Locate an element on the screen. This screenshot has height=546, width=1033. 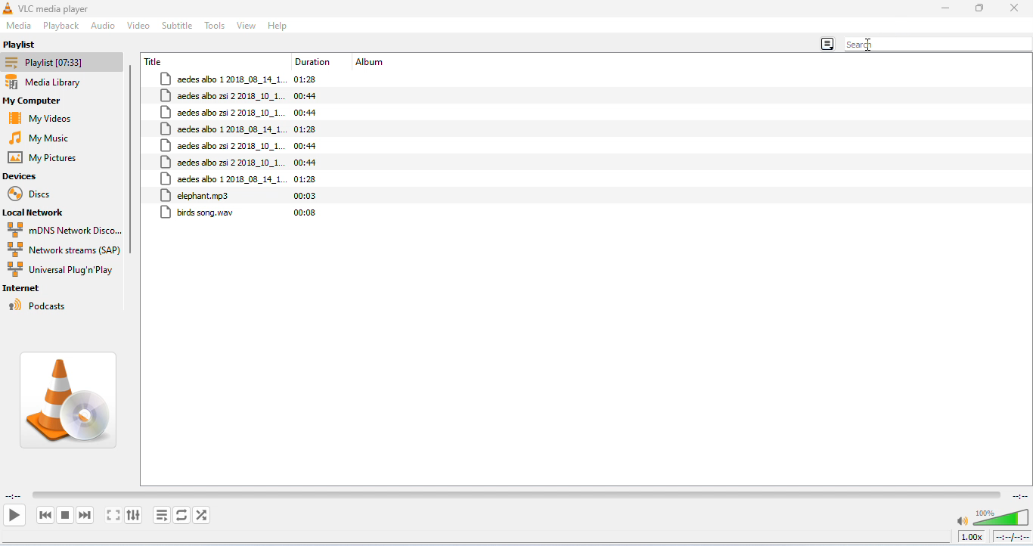
aedes albo zsi 2 2018_08_10_1 is located at coordinates (222, 162).